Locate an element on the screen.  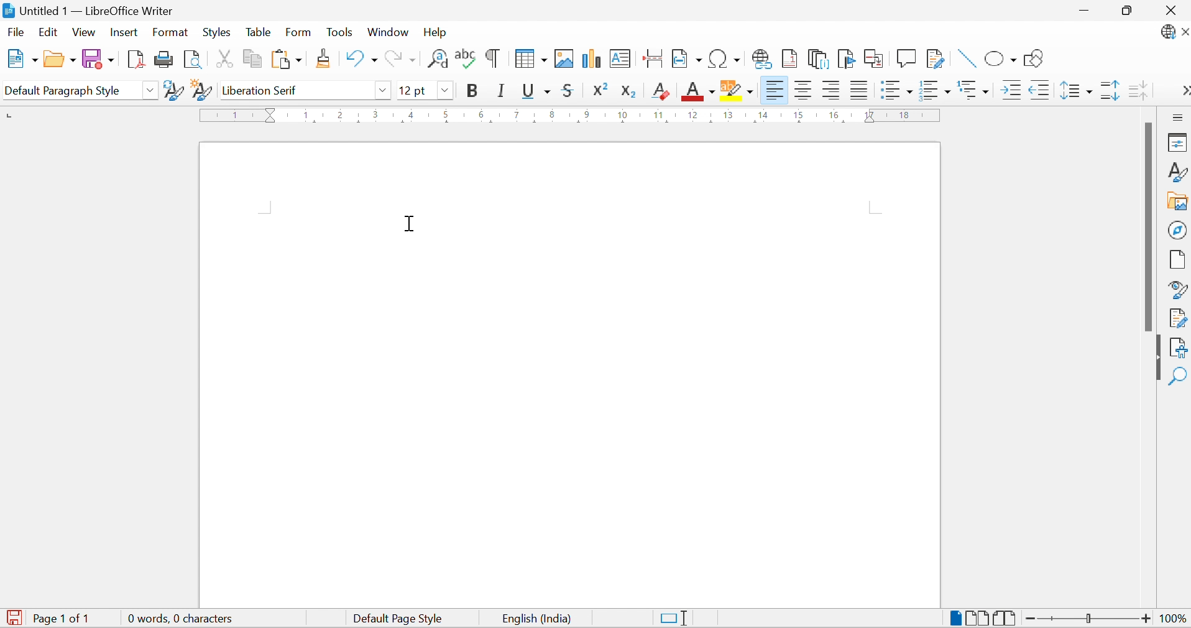
5 is located at coordinates (446, 115).